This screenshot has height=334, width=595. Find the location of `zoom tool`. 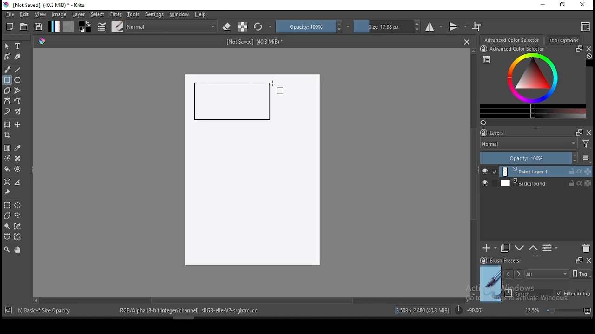

zoom tool is located at coordinates (7, 249).